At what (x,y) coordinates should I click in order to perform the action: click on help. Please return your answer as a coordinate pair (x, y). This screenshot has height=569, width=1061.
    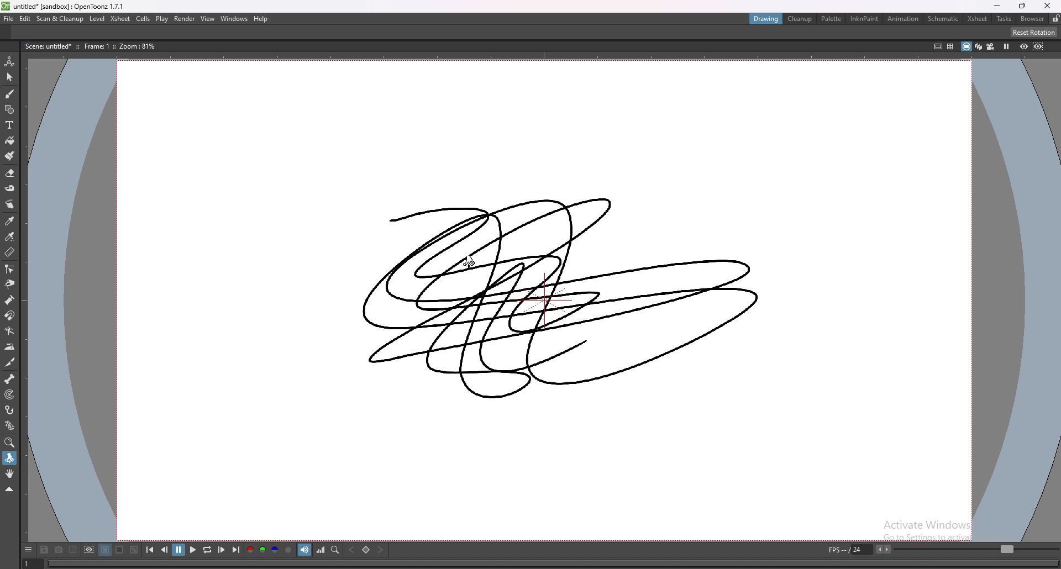
    Looking at the image, I should click on (261, 19).